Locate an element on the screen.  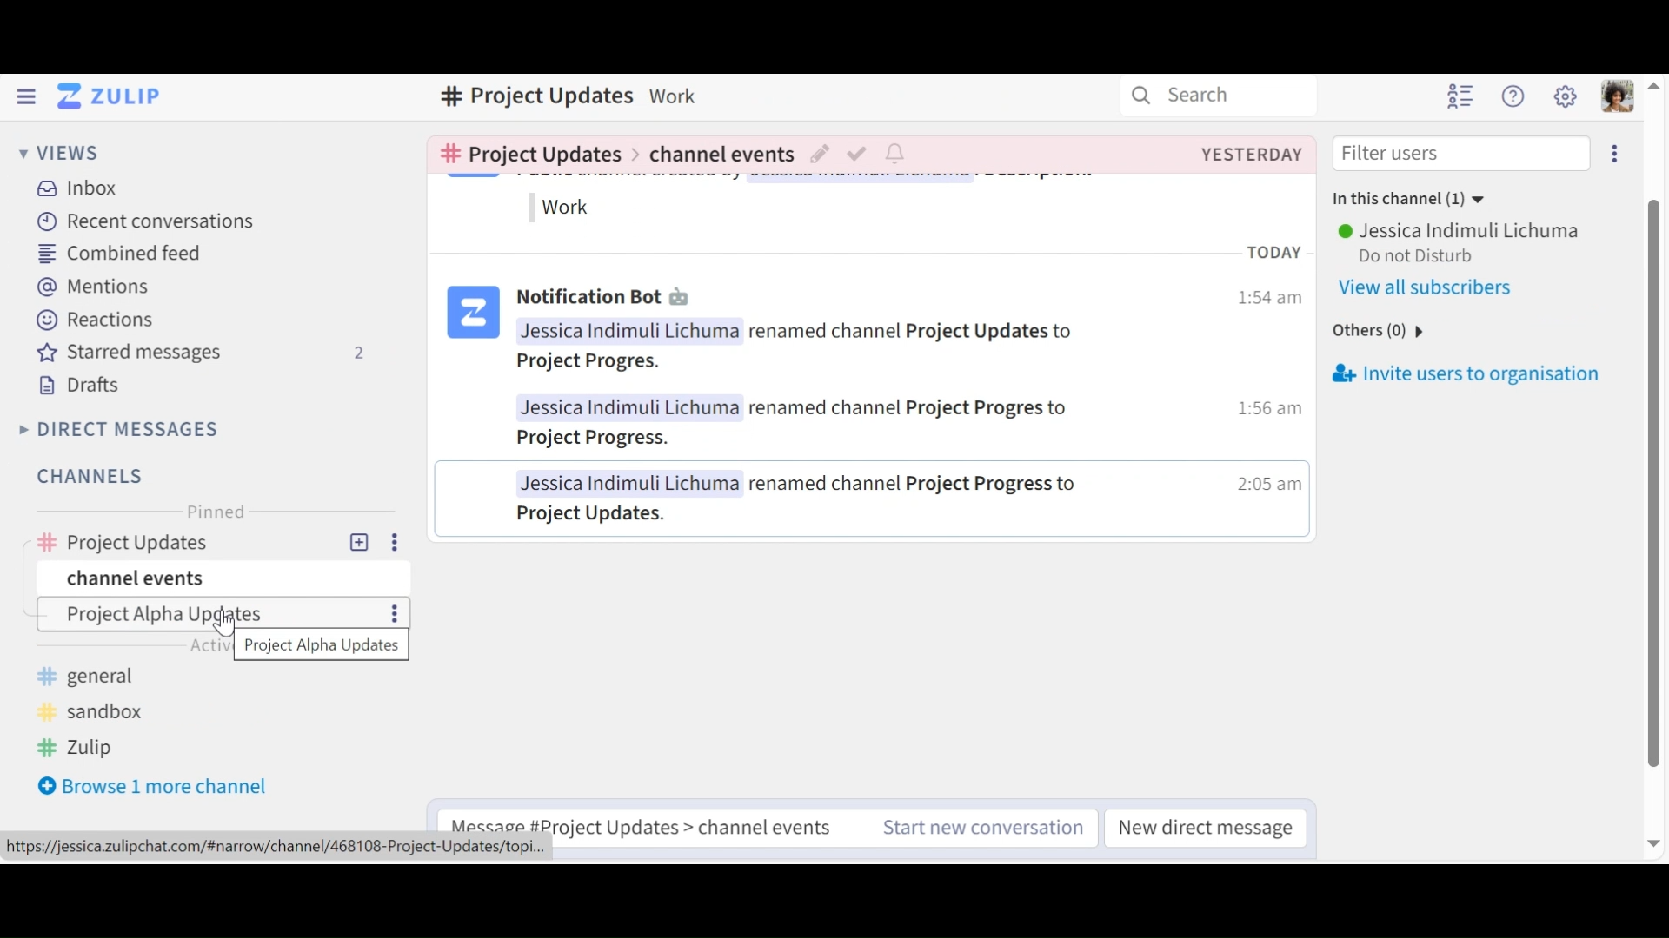
Channel events is located at coordinates (223, 576).